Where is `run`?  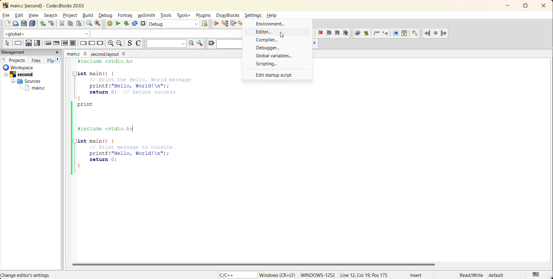
run is located at coordinates (118, 23).